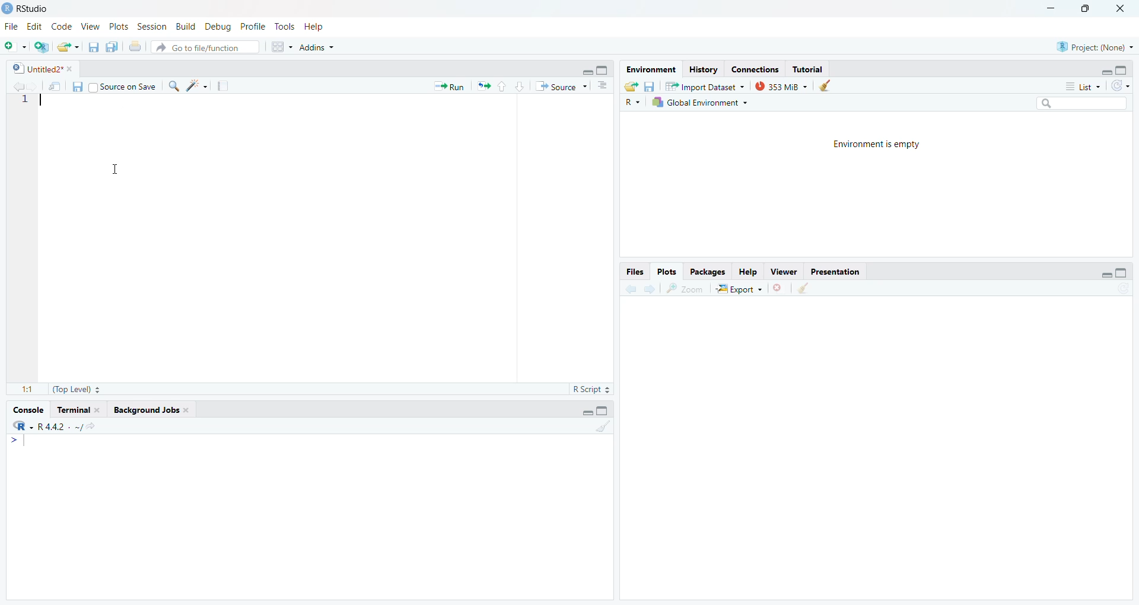  What do you see at coordinates (117, 27) in the screenshot?
I see `Plots` at bounding box center [117, 27].